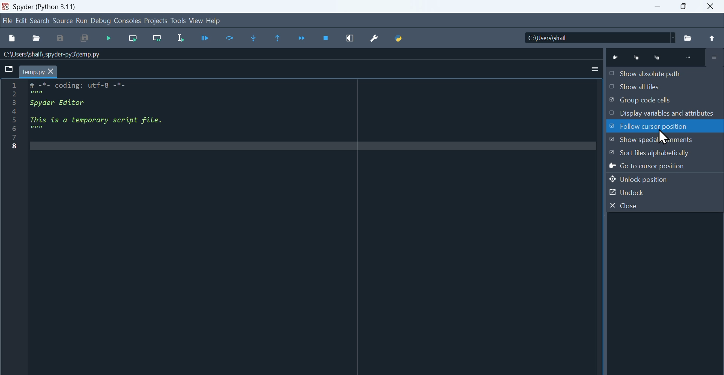  Describe the element at coordinates (178, 20) in the screenshot. I see `Tools` at that location.